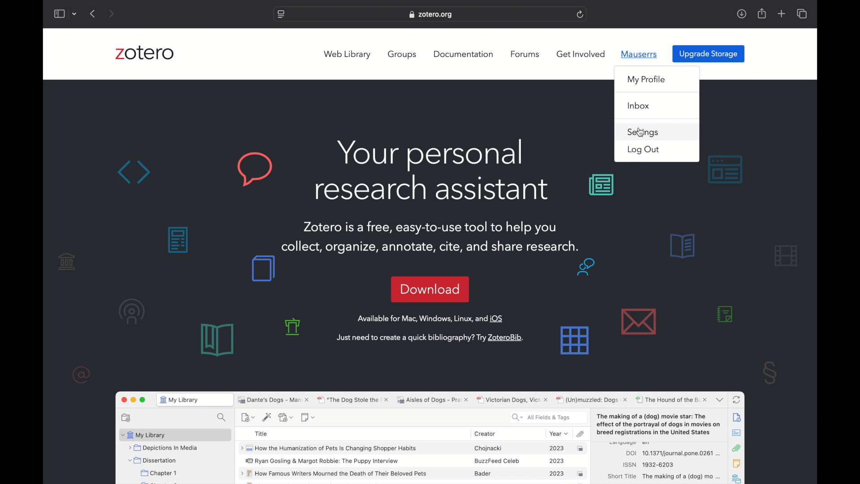 Image resolution: width=860 pixels, height=484 pixels. What do you see at coordinates (726, 170) in the screenshot?
I see `background graphics` at bounding box center [726, 170].